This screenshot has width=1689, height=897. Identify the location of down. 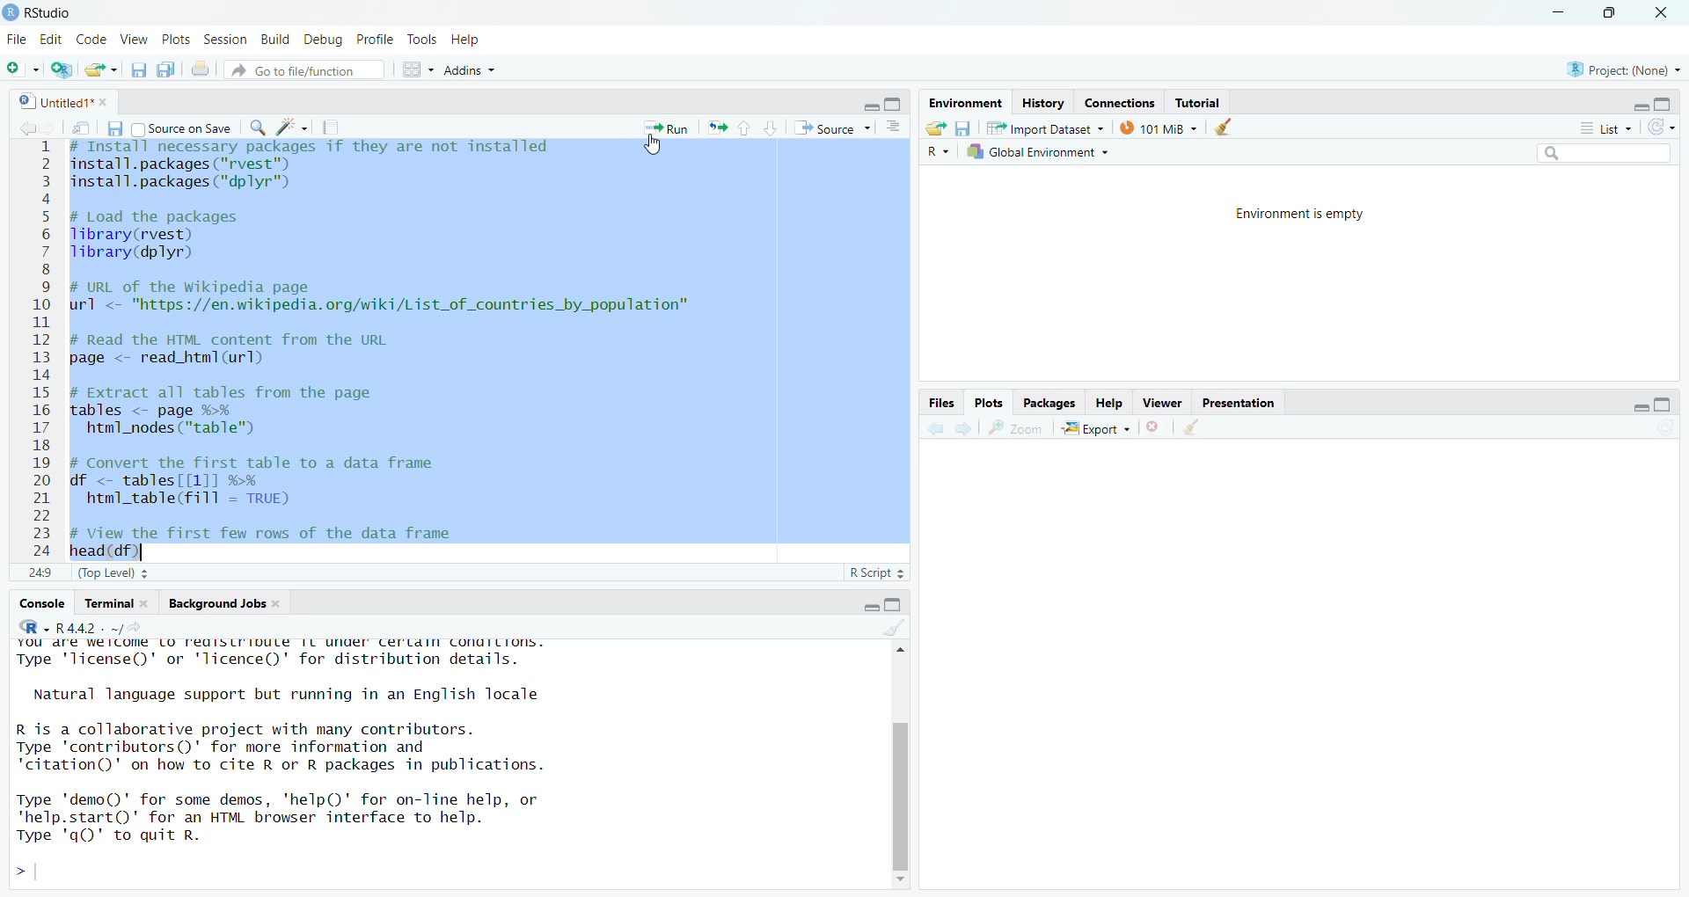
(771, 128).